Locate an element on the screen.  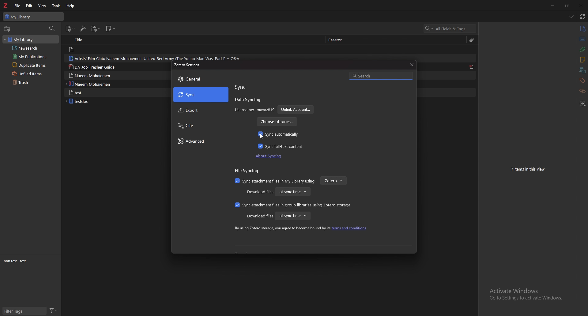
at sync time is located at coordinates (293, 191).